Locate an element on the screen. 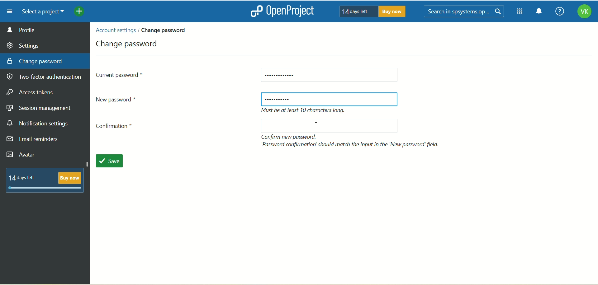 Image resolution: width=598 pixels, height=285 pixels. notification settings is located at coordinates (38, 124).